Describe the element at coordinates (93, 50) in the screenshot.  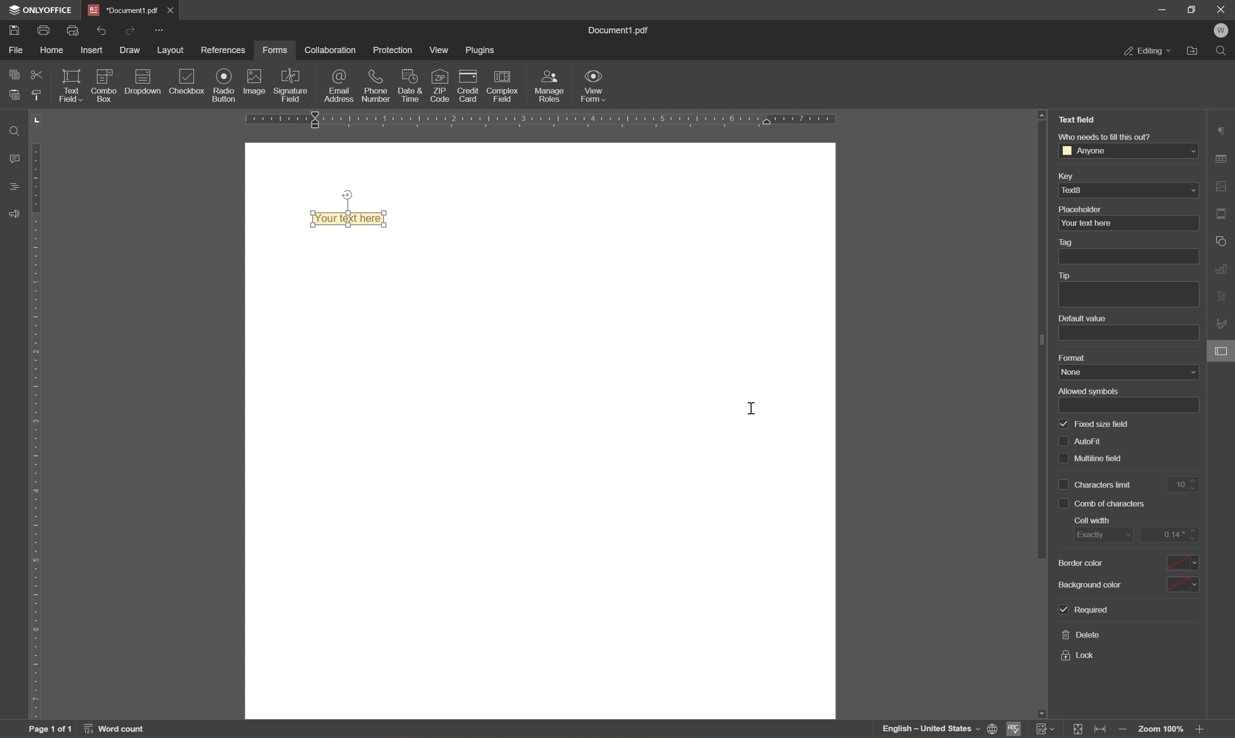
I see `insert` at that location.